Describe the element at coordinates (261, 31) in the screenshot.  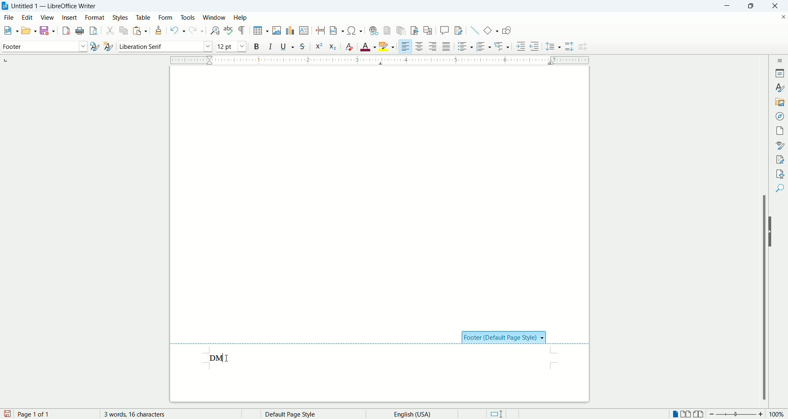
I see `insert table` at that location.